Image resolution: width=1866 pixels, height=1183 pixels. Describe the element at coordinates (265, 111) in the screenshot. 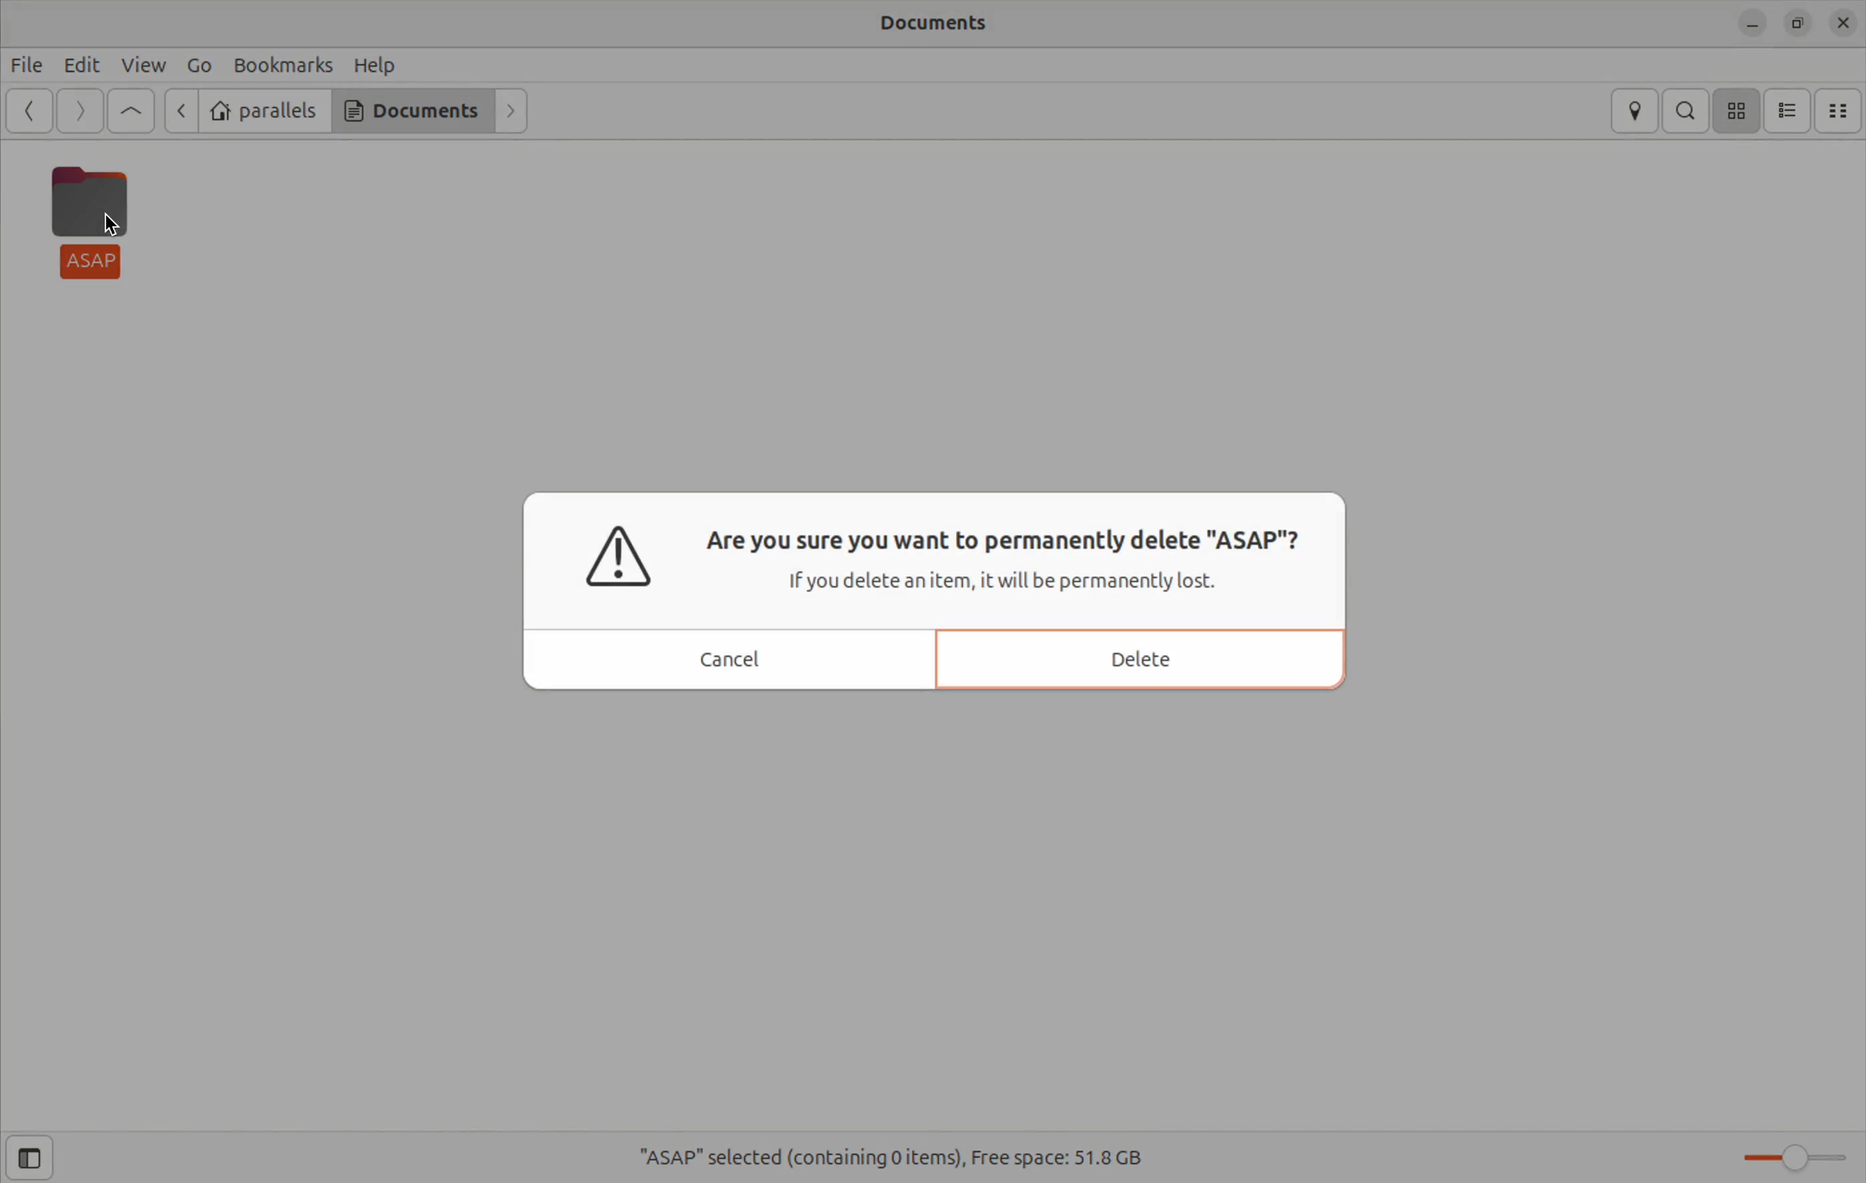

I see `parallels` at that location.